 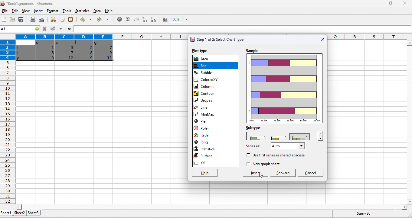 I want to click on minmax, so click(x=205, y=115).